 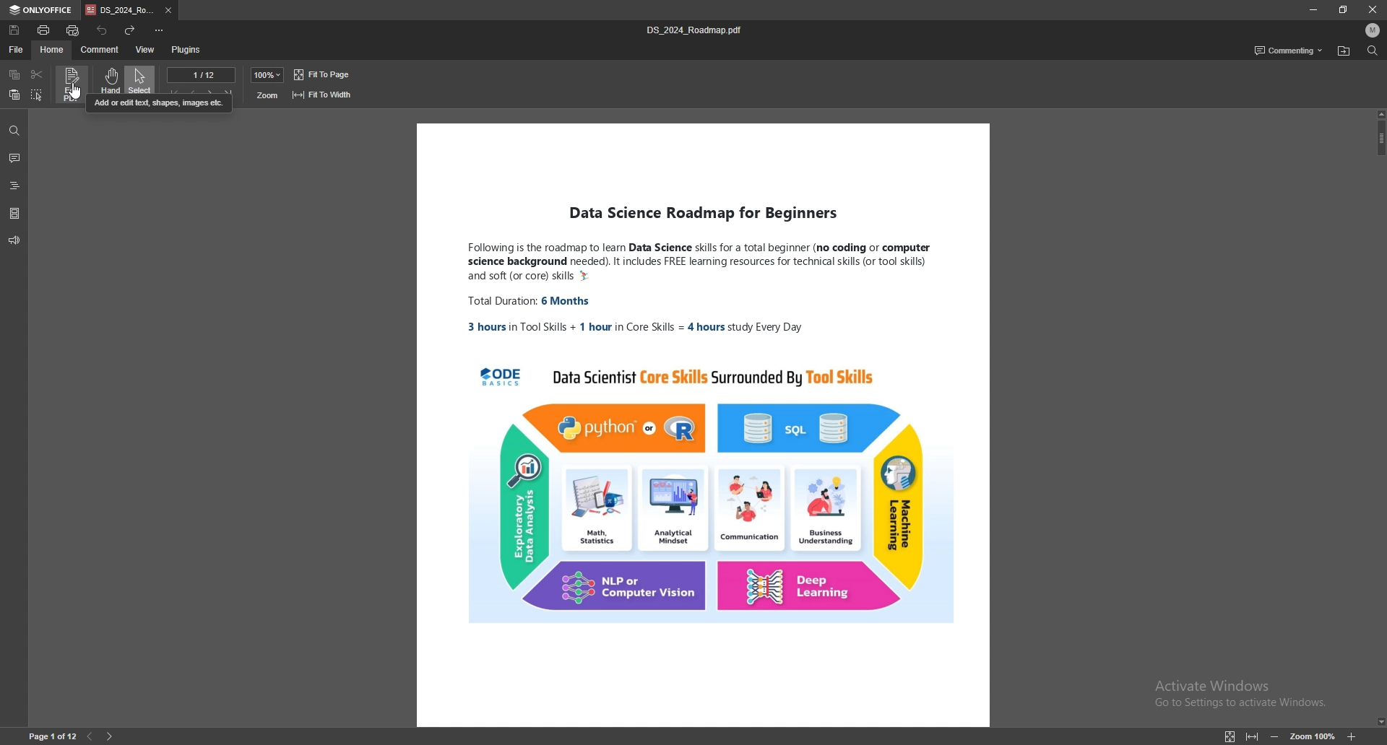 I want to click on fit to width, so click(x=1253, y=736).